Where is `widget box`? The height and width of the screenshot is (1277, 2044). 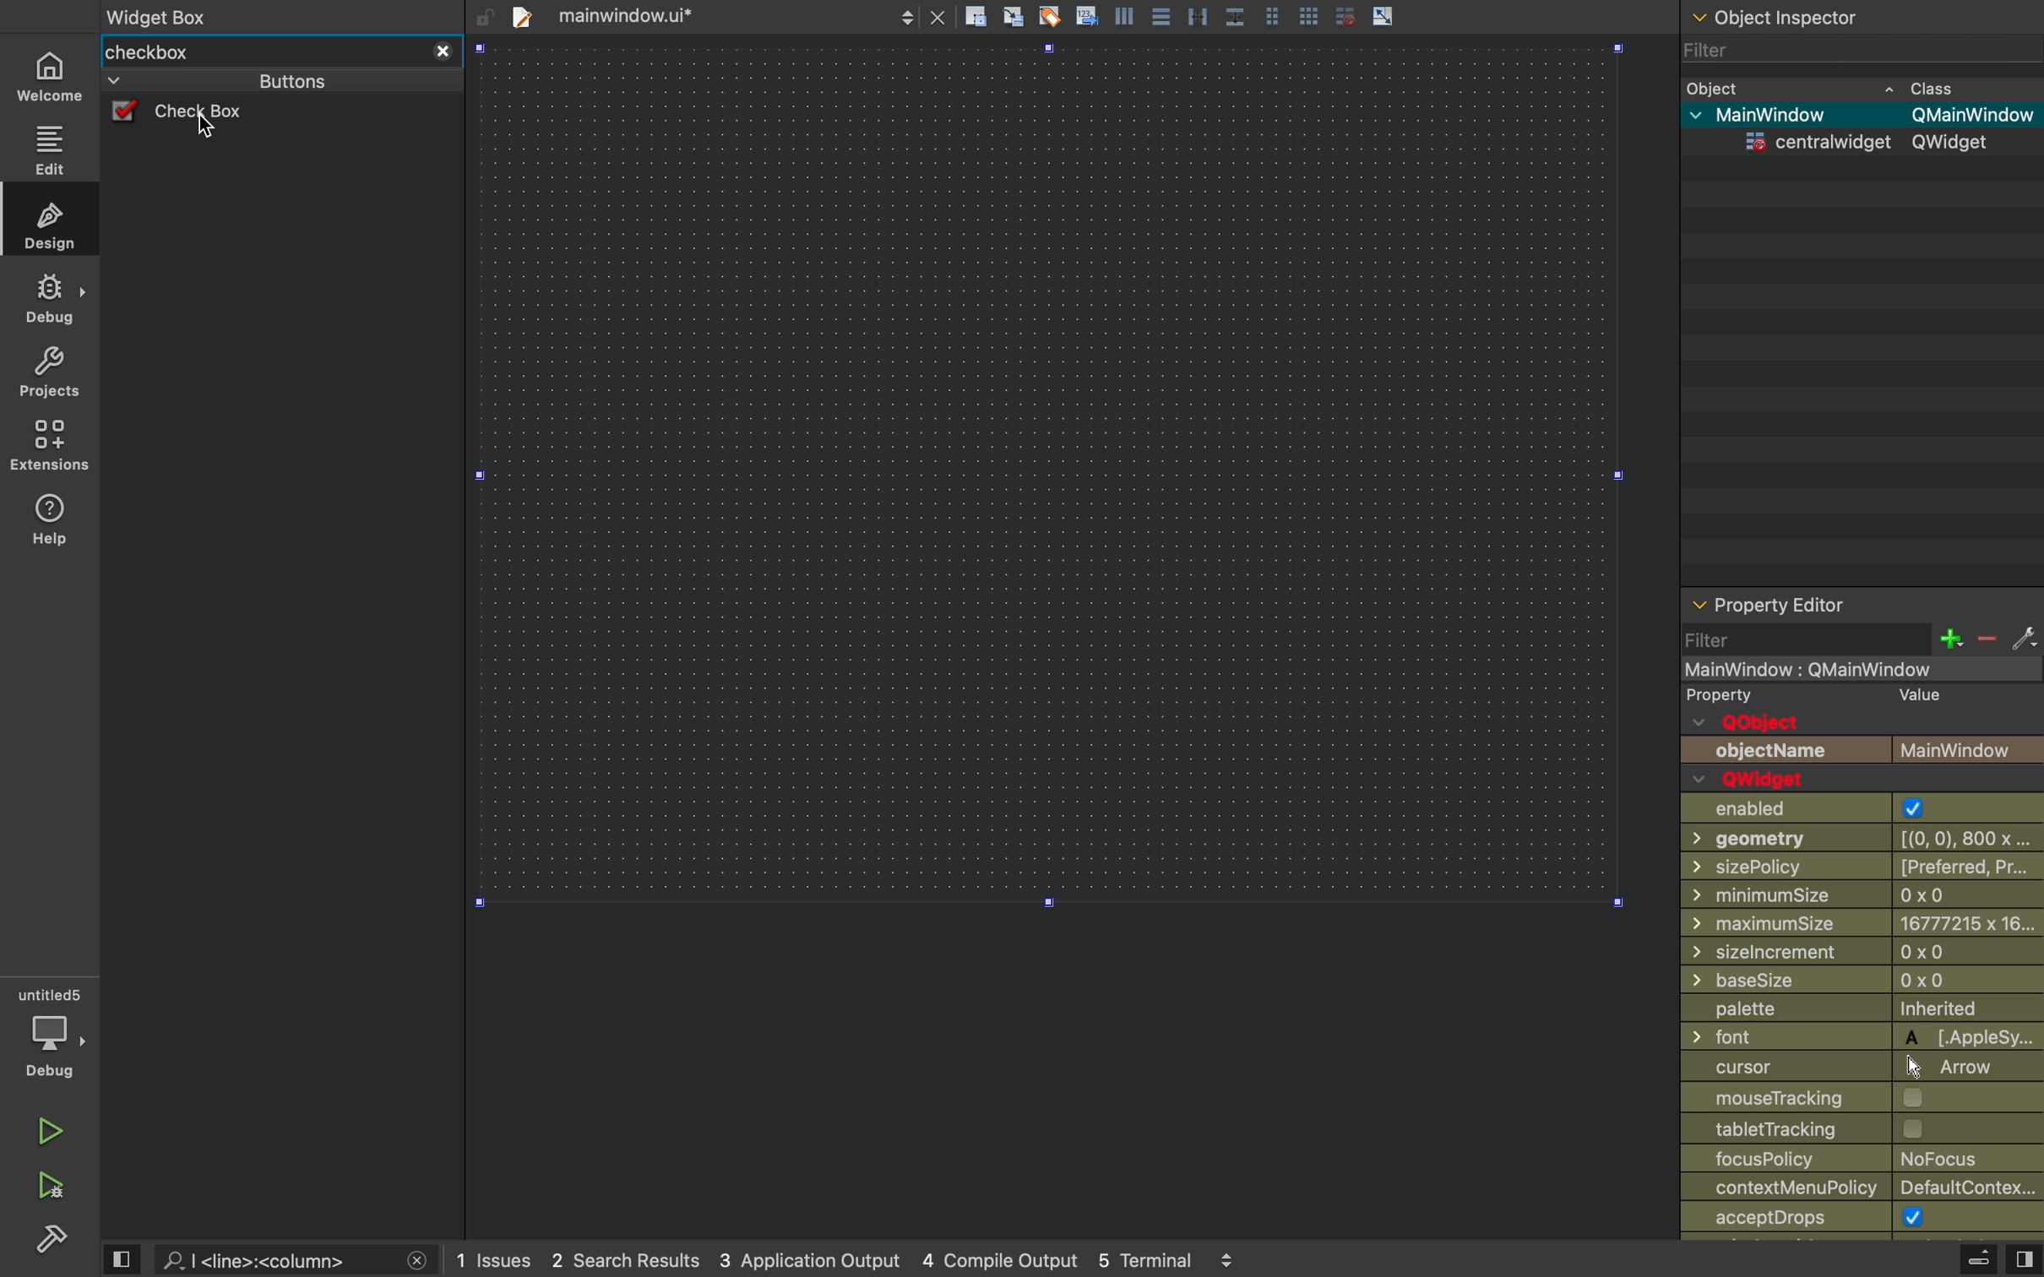 widget box is located at coordinates (261, 52).